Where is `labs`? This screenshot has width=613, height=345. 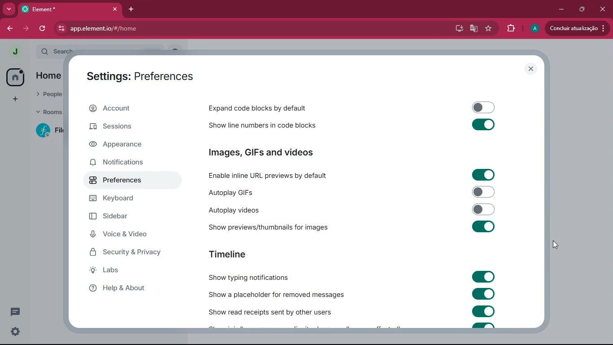 labs is located at coordinates (121, 271).